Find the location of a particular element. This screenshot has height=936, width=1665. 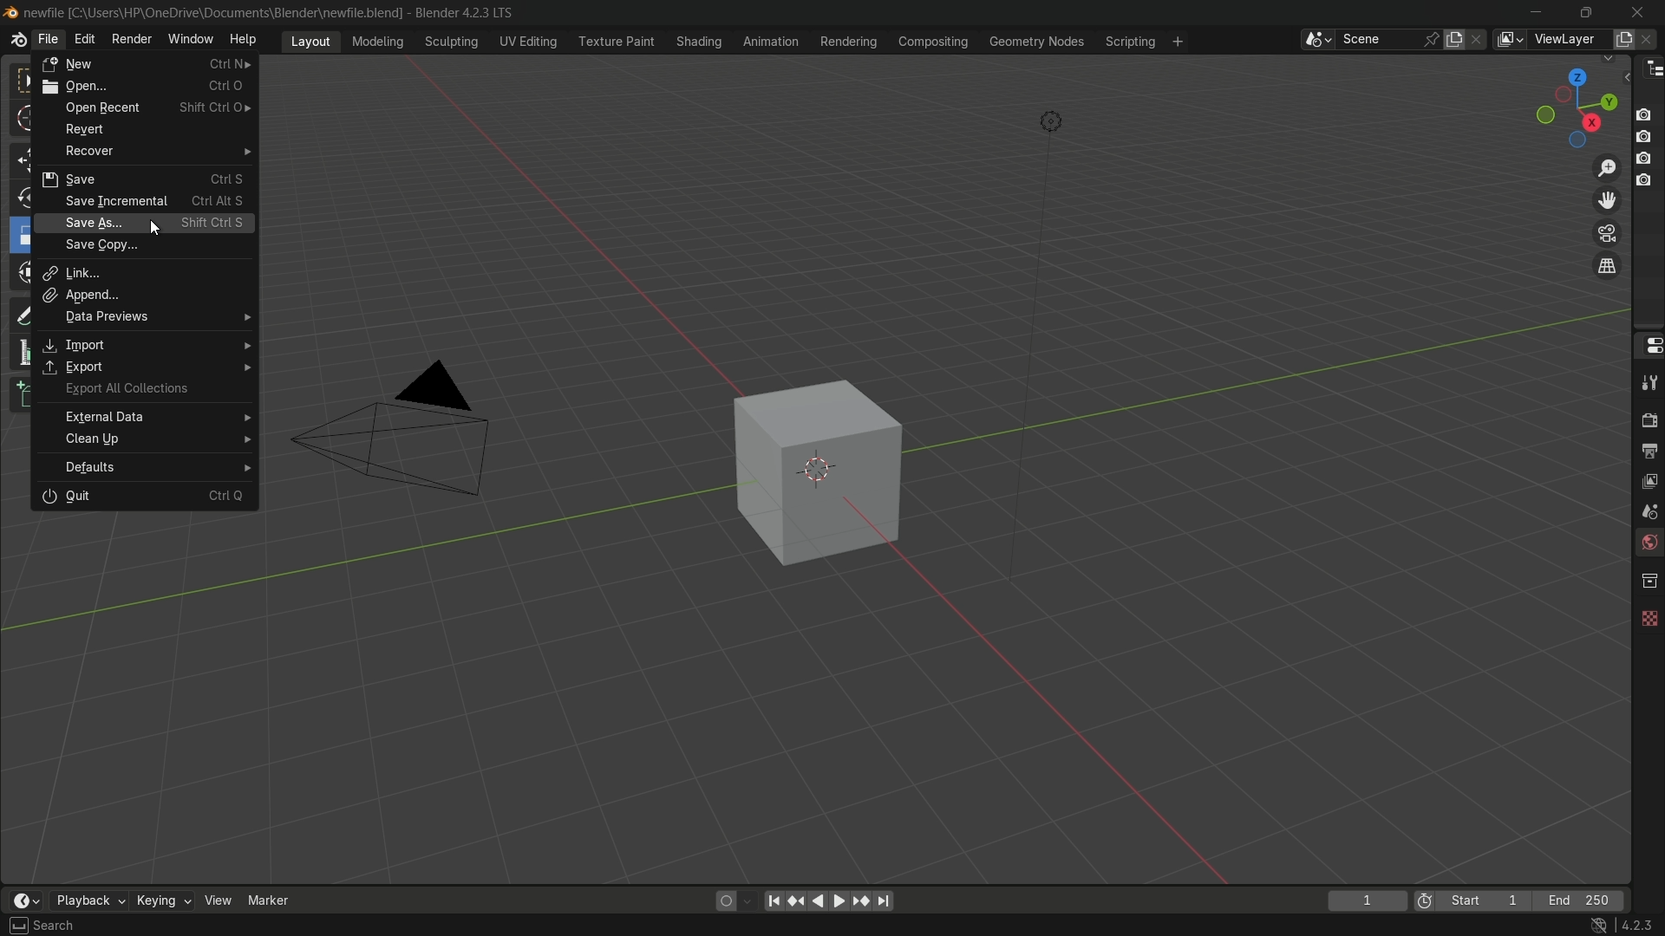

auto keying is located at coordinates (721, 900).